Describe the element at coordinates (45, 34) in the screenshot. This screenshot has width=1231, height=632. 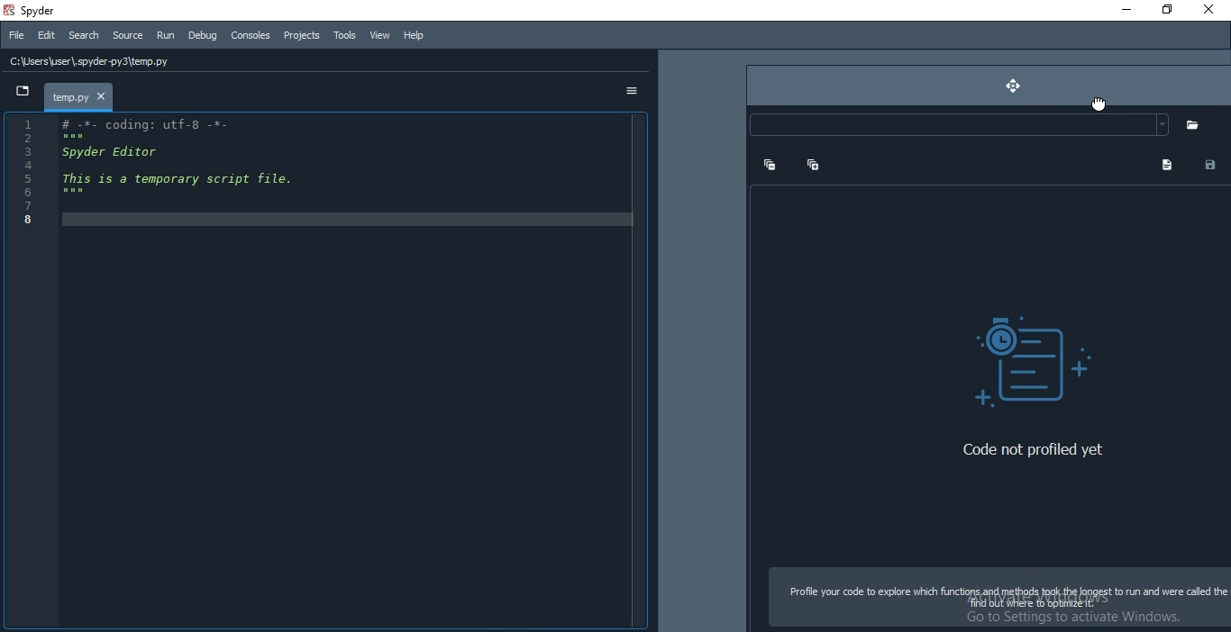
I see `Edit` at that location.